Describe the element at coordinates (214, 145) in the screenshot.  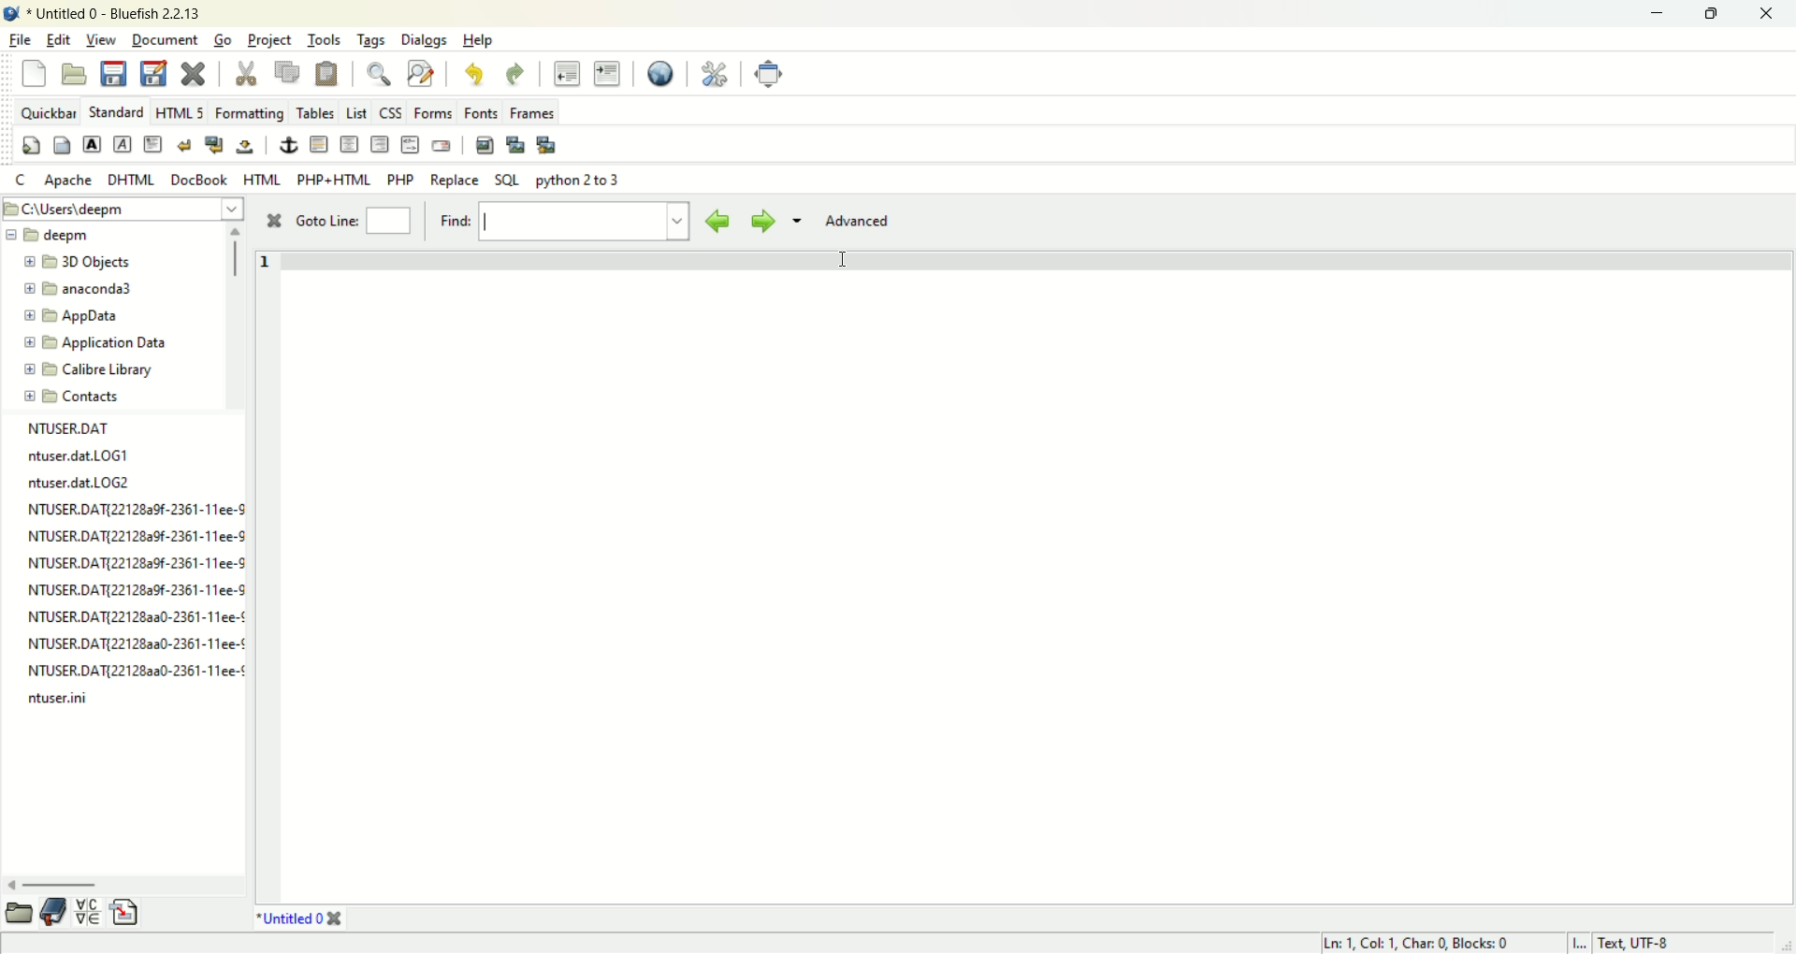
I see `break and clear` at that location.